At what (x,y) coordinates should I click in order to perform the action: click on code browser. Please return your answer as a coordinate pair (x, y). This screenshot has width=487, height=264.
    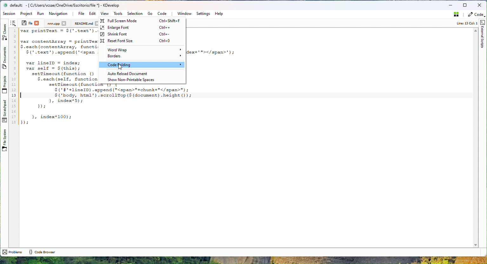
    Looking at the image, I should click on (42, 252).